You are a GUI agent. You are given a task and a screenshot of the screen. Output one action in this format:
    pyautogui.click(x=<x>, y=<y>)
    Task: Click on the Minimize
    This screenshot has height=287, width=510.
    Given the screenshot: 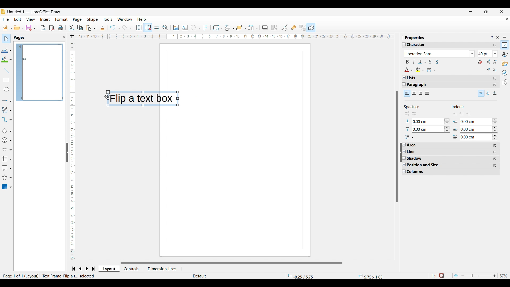 What is the action you would take?
    pyautogui.click(x=471, y=12)
    